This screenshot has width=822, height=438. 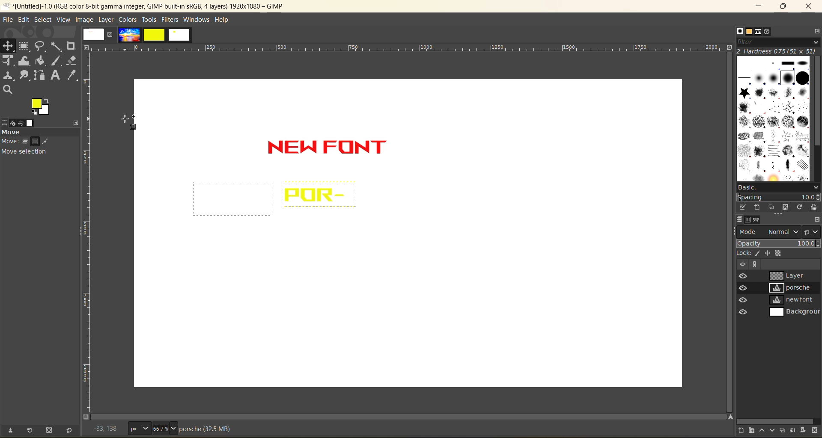 I want to click on metadata, so click(x=205, y=429).